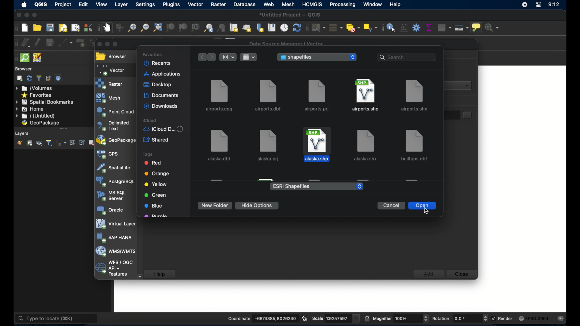 The width and height of the screenshot is (580, 326). What do you see at coordinates (414, 96) in the screenshot?
I see `airports.shx` at bounding box center [414, 96].